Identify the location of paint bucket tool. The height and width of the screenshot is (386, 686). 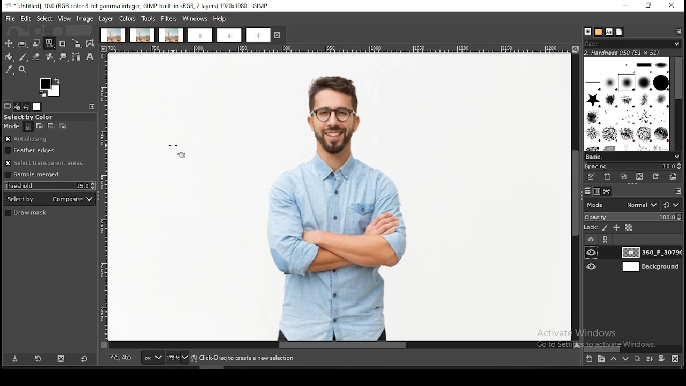
(8, 57).